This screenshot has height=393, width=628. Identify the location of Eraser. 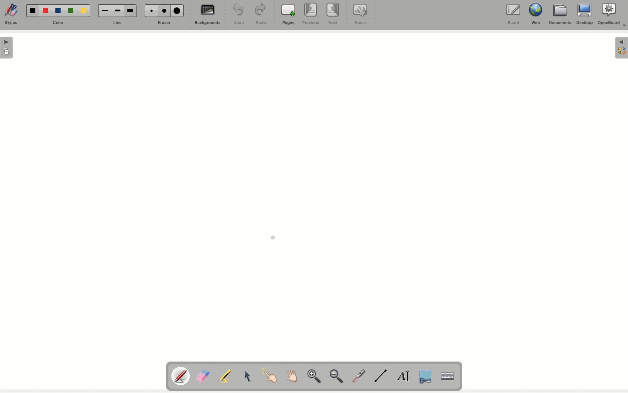
(204, 376).